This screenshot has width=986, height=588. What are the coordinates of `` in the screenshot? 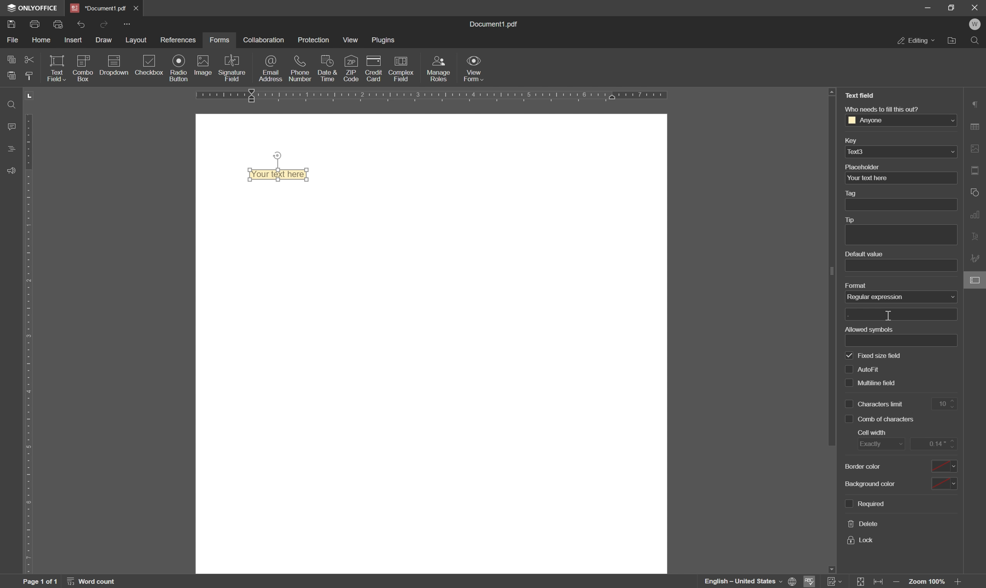 It's located at (497, 25).